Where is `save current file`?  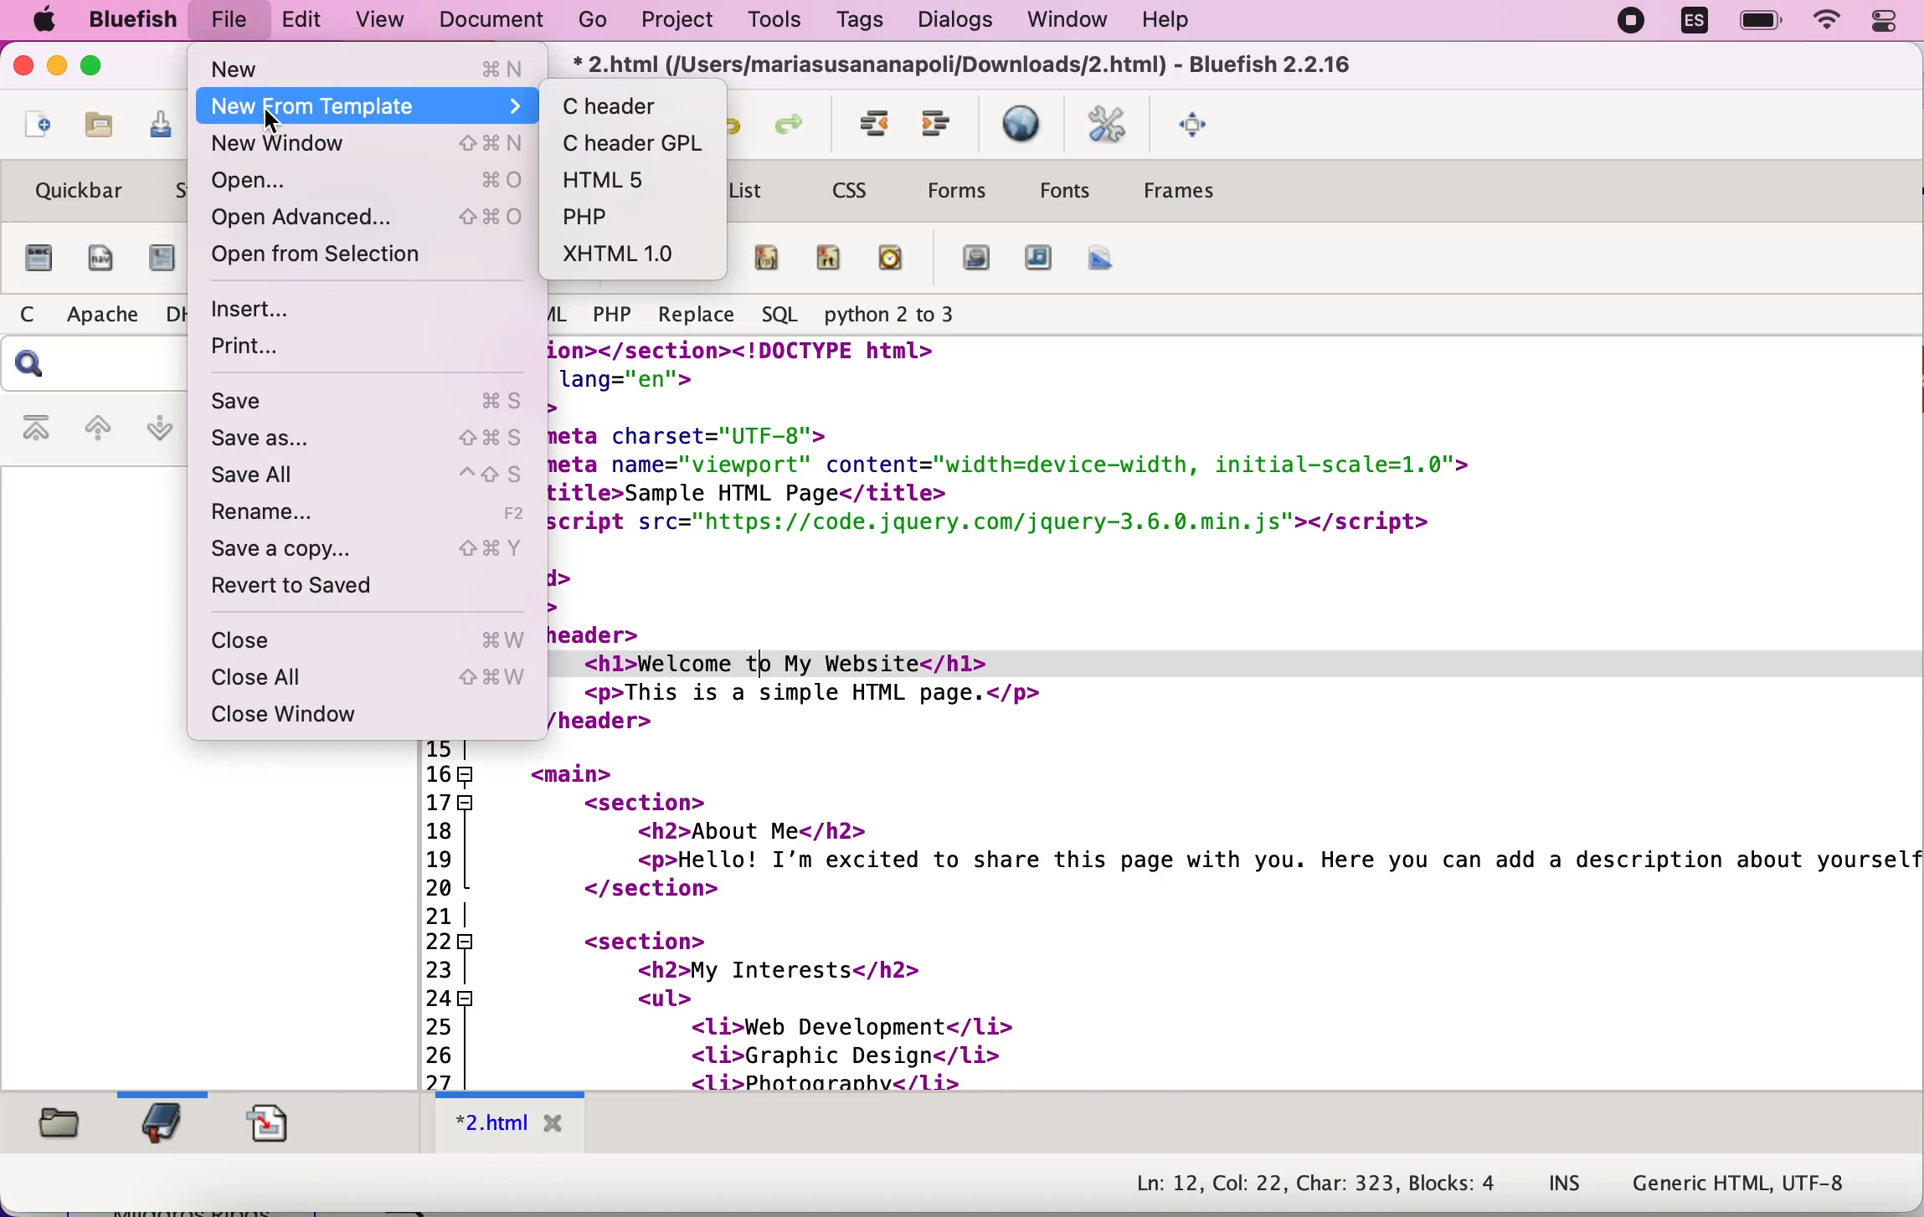
save current file is located at coordinates (152, 128).